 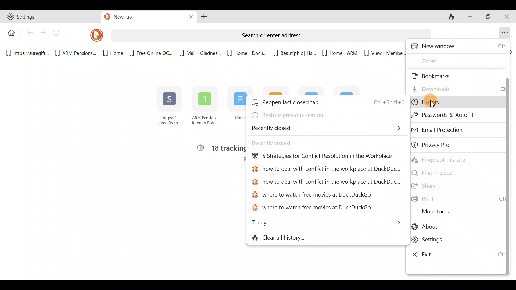 What do you see at coordinates (449, 102) in the screenshot?
I see `History` at bounding box center [449, 102].